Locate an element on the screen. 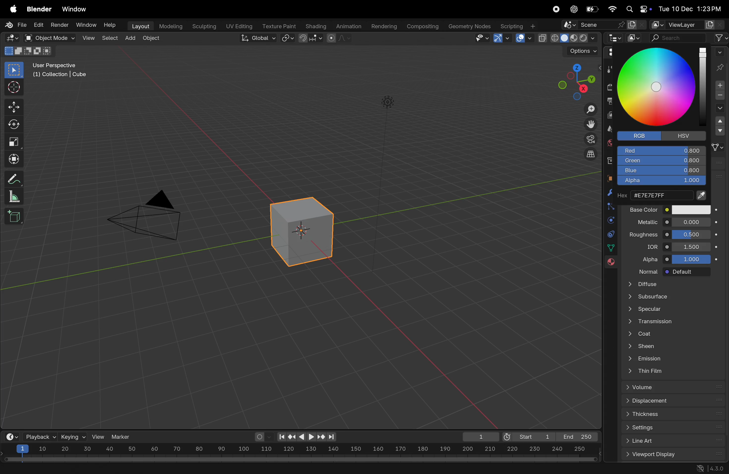 The width and height of the screenshot is (729, 474). Rgb is located at coordinates (641, 137).